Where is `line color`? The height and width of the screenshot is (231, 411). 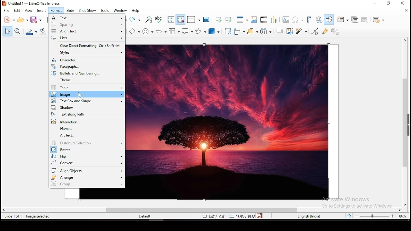
line color is located at coordinates (31, 31).